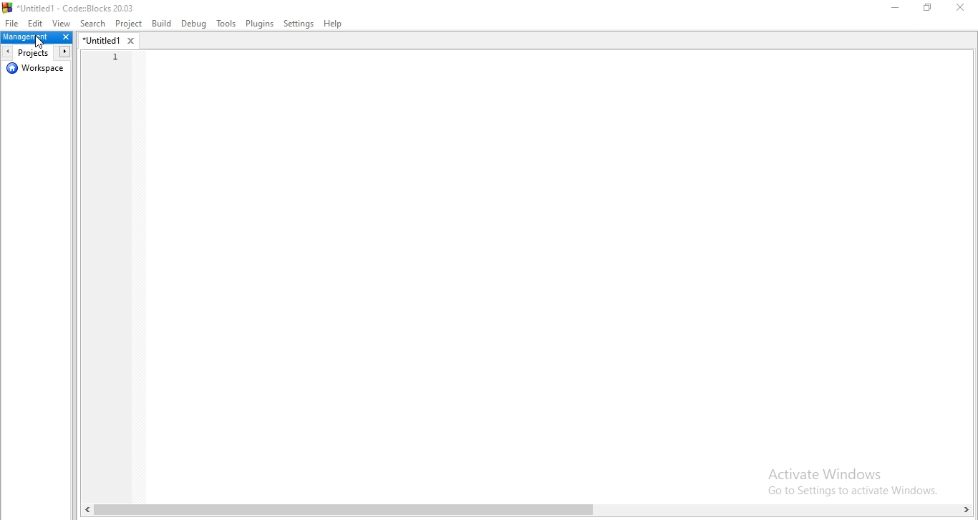  Describe the element at coordinates (890, 10) in the screenshot. I see `Minimise` at that location.